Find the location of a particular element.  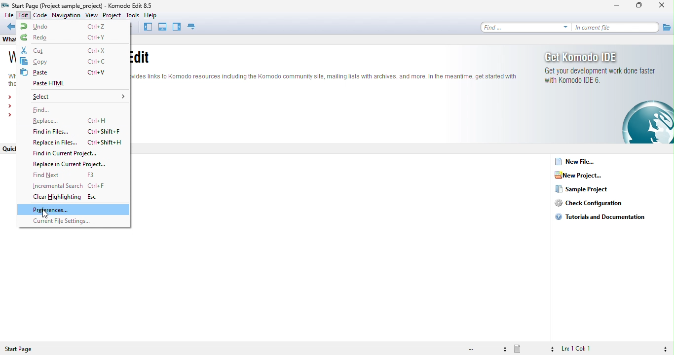

project is located at coordinates (112, 15).